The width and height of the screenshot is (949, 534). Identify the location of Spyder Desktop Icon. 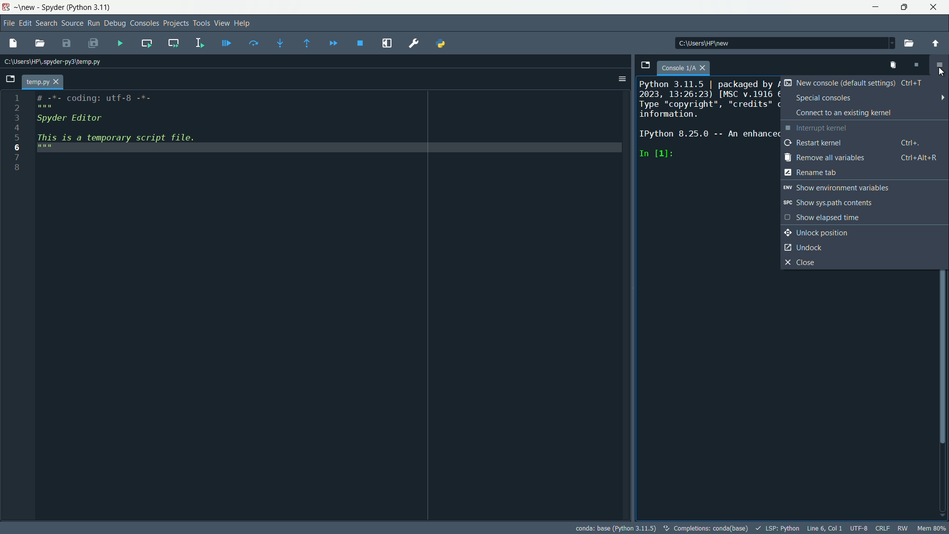
(7, 8).